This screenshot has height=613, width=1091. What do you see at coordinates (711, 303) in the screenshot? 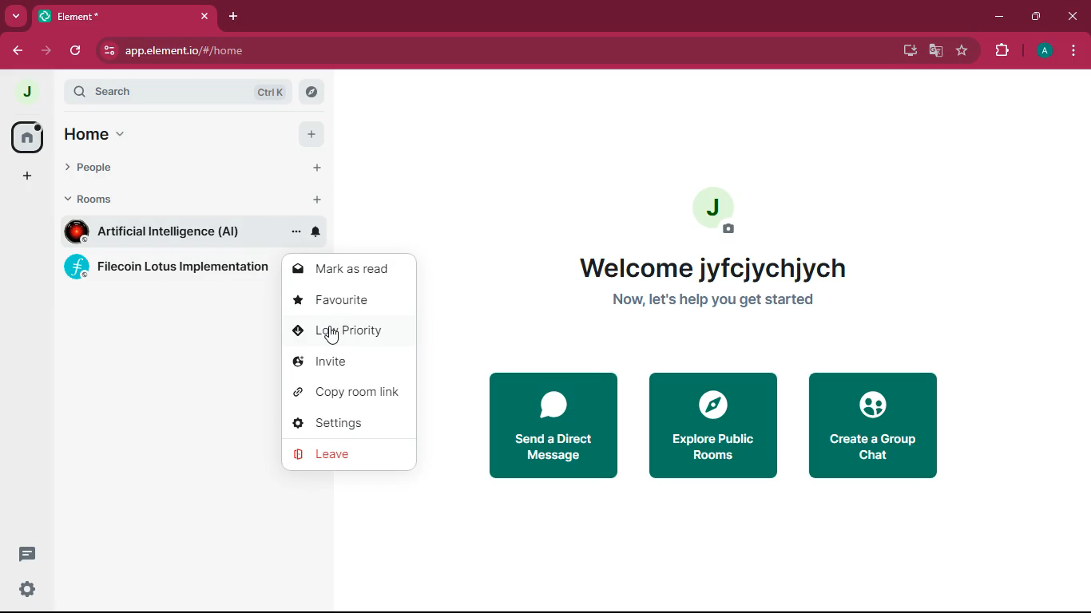
I see `get started` at bounding box center [711, 303].